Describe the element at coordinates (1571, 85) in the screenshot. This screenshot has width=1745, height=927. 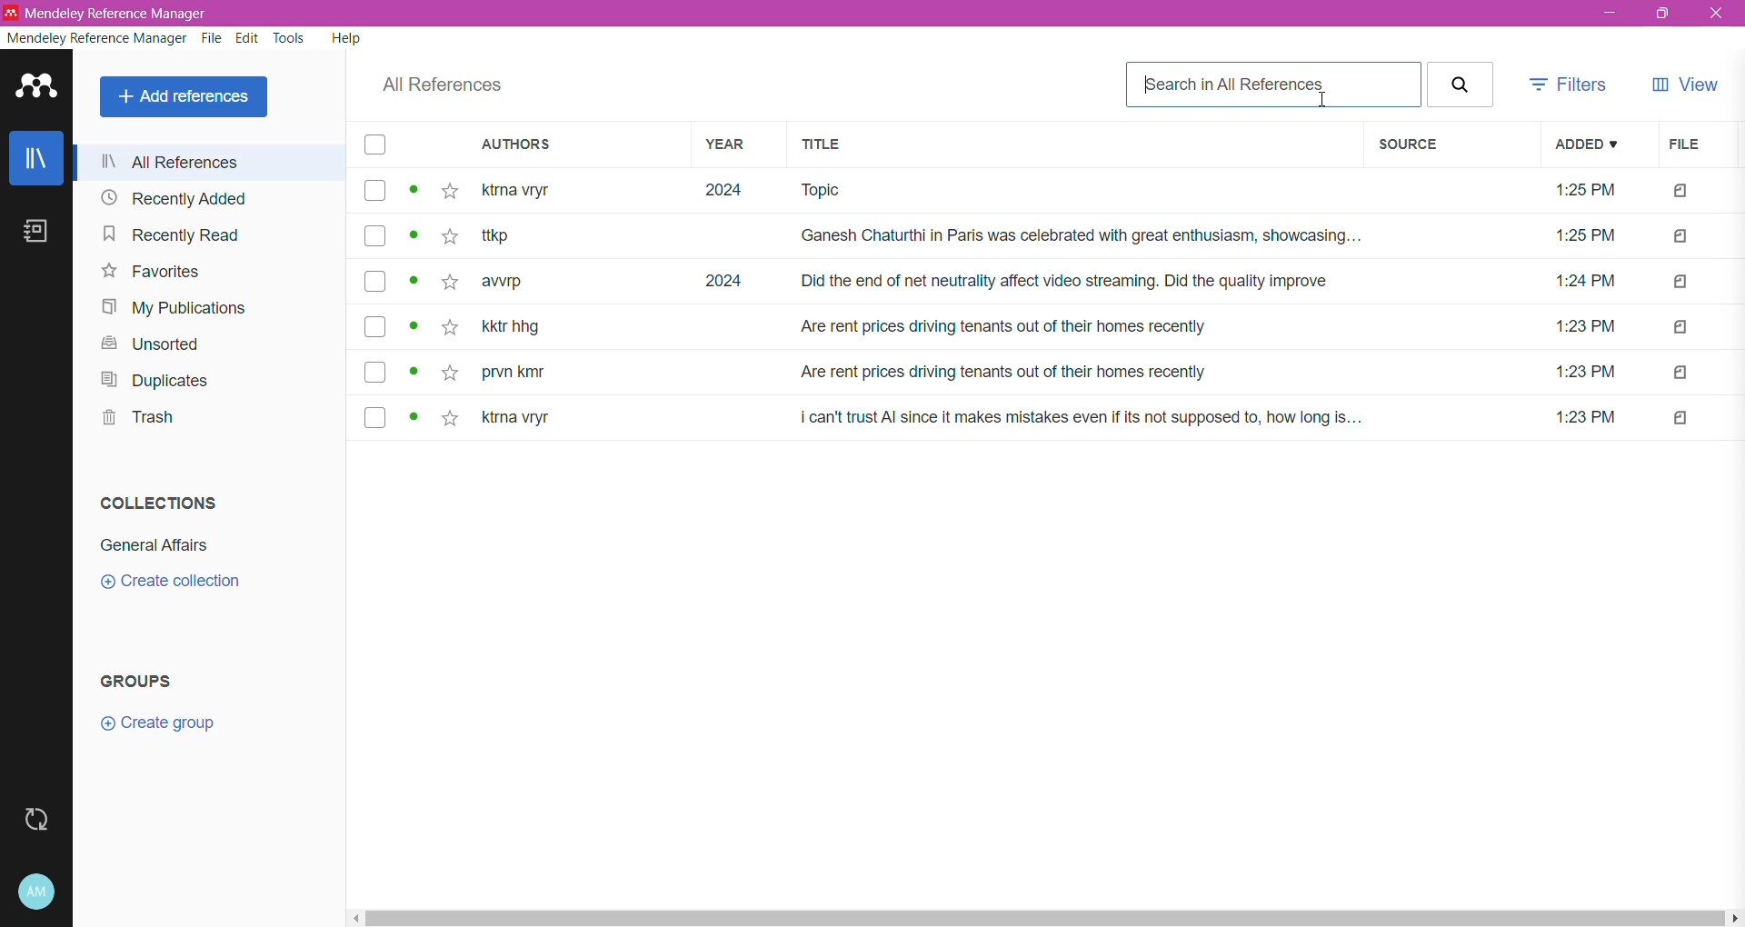
I see `Filters` at that location.